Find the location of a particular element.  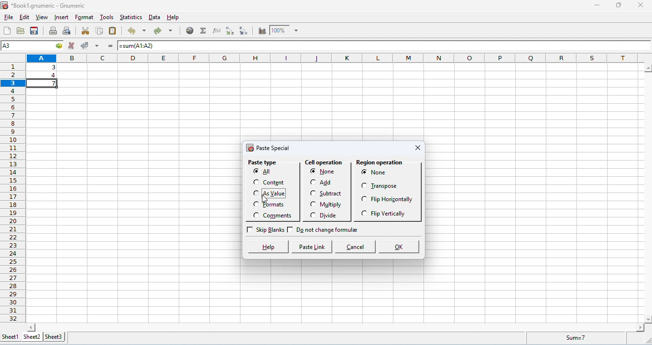

sort ascending is located at coordinates (231, 31).